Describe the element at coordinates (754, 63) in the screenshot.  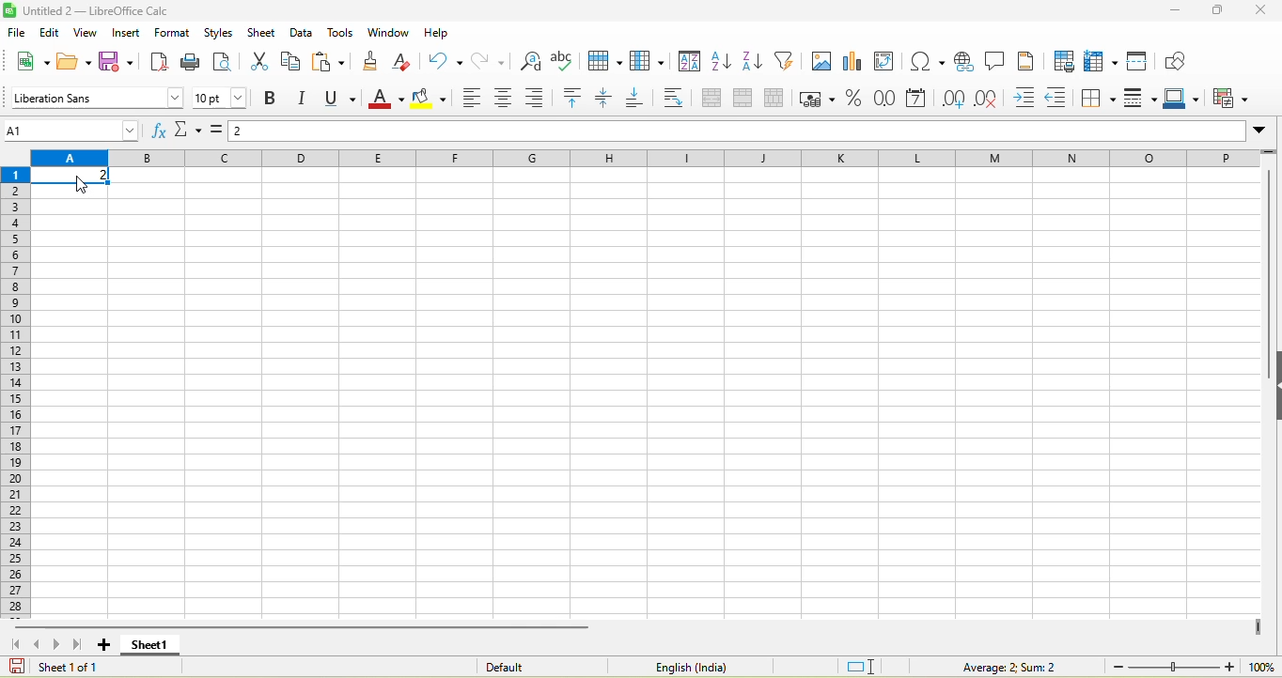
I see `sort descending` at that location.